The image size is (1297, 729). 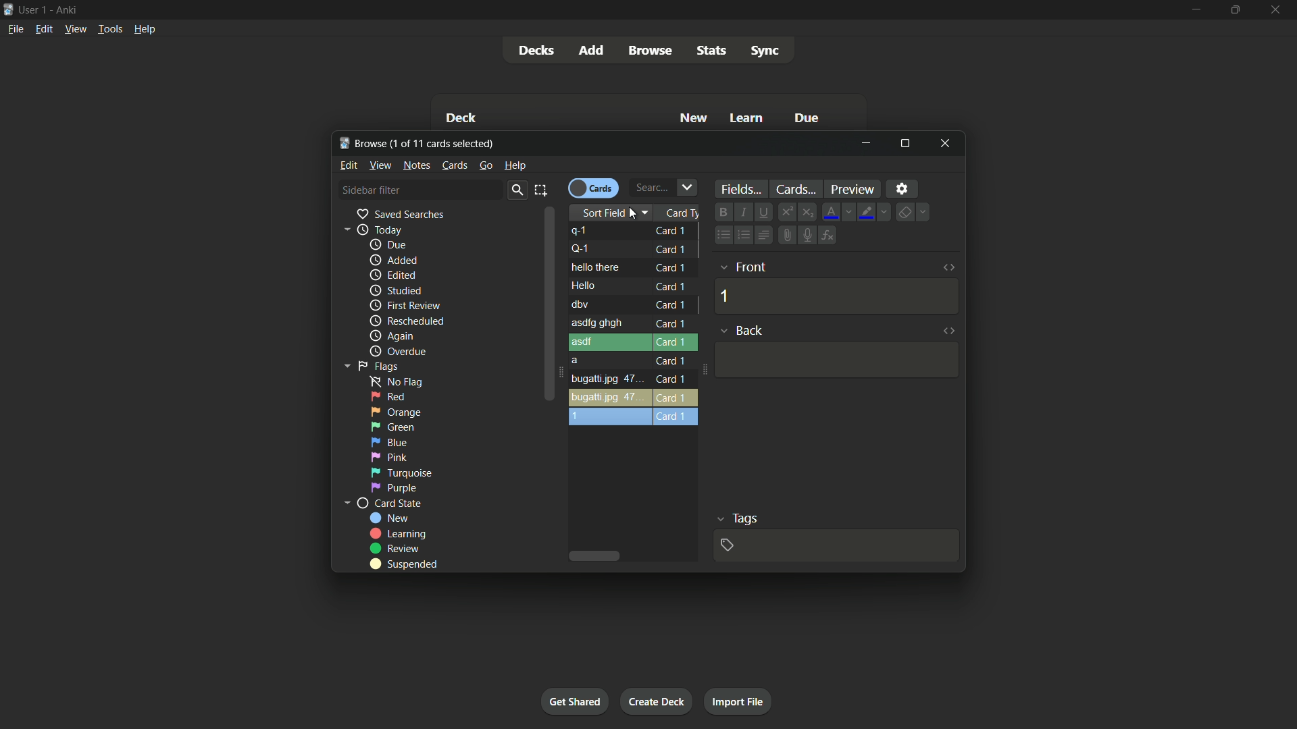 What do you see at coordinates (721, 235) in the screenshot?
I see `unordered list` at bounding box center [721, 235].